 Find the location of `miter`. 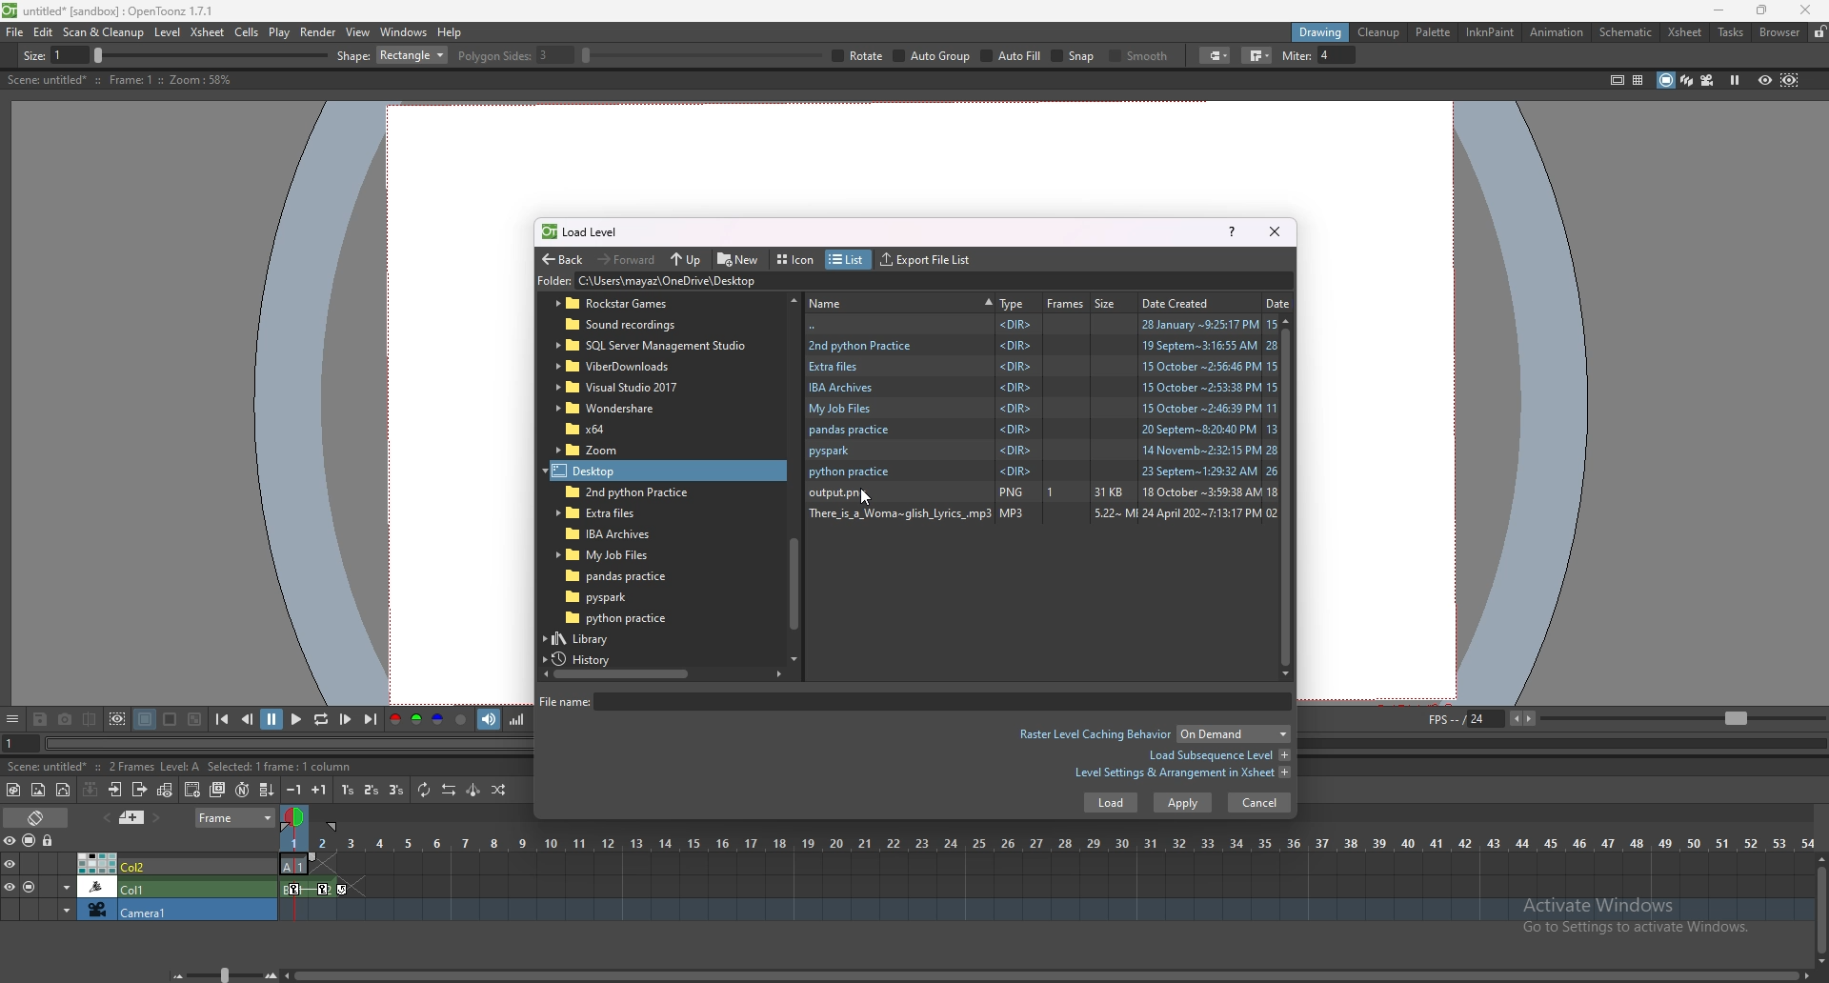

miter is located at coordinates (1651, 55).